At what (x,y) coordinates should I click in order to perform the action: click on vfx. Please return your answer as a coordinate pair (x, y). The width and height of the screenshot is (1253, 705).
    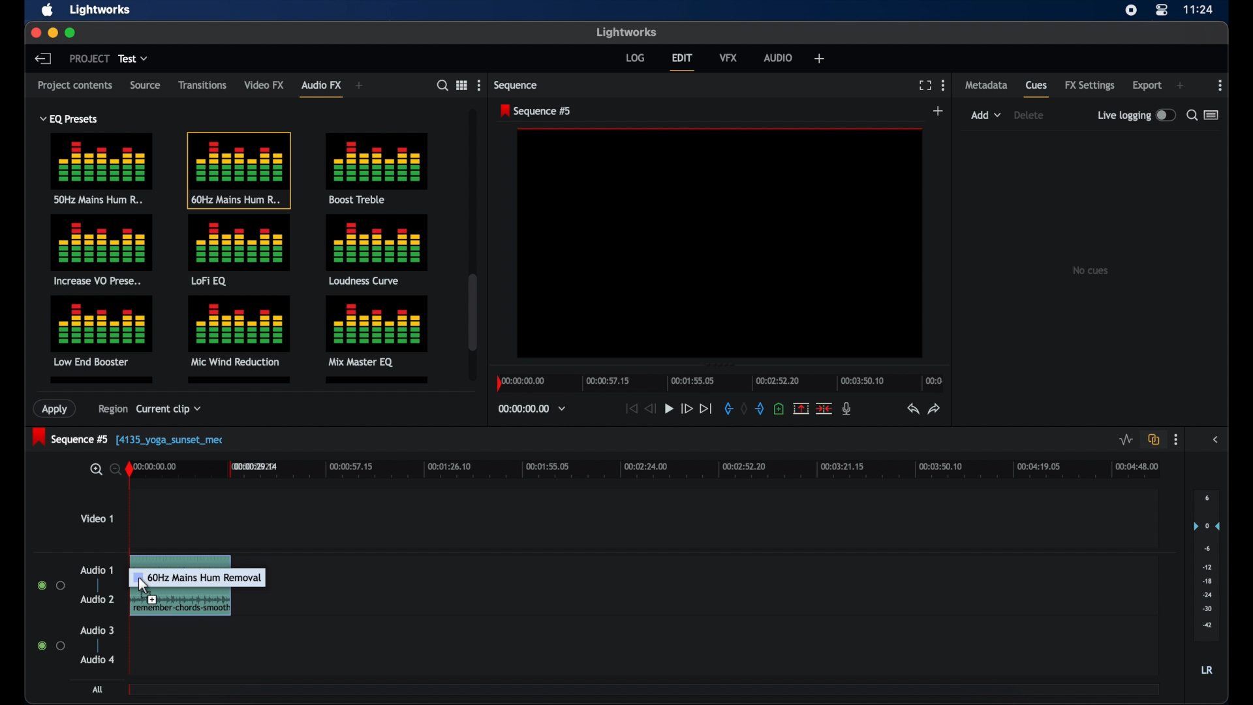
    Looking at the image, I should click on (728, 57).